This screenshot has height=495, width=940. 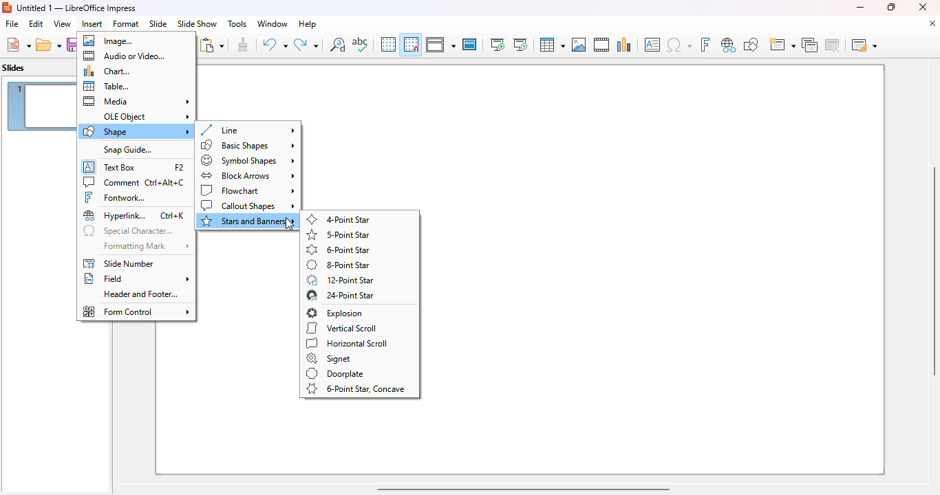 What do you see at coordinates (134, 166) in the screenshot?
I see `text box` at bounding box center [134, 166].